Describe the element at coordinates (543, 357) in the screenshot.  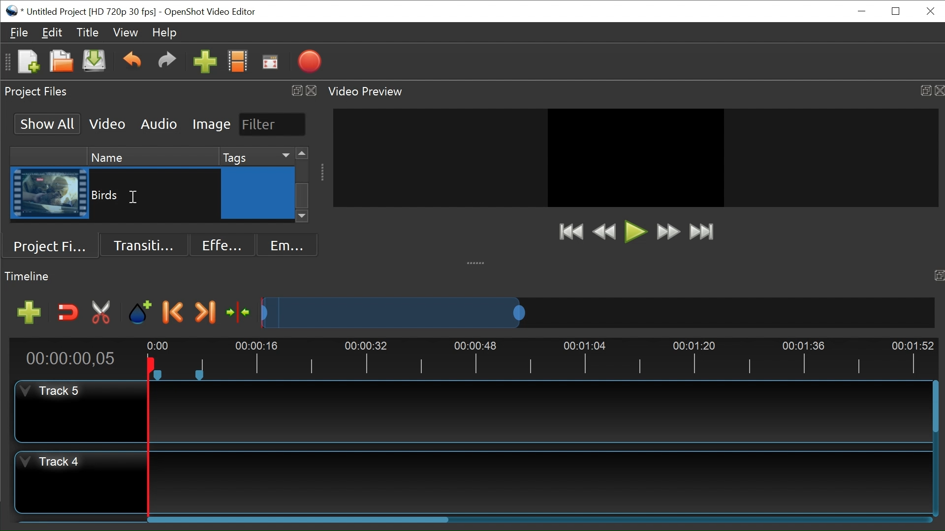
I see `Timeline` at that location.